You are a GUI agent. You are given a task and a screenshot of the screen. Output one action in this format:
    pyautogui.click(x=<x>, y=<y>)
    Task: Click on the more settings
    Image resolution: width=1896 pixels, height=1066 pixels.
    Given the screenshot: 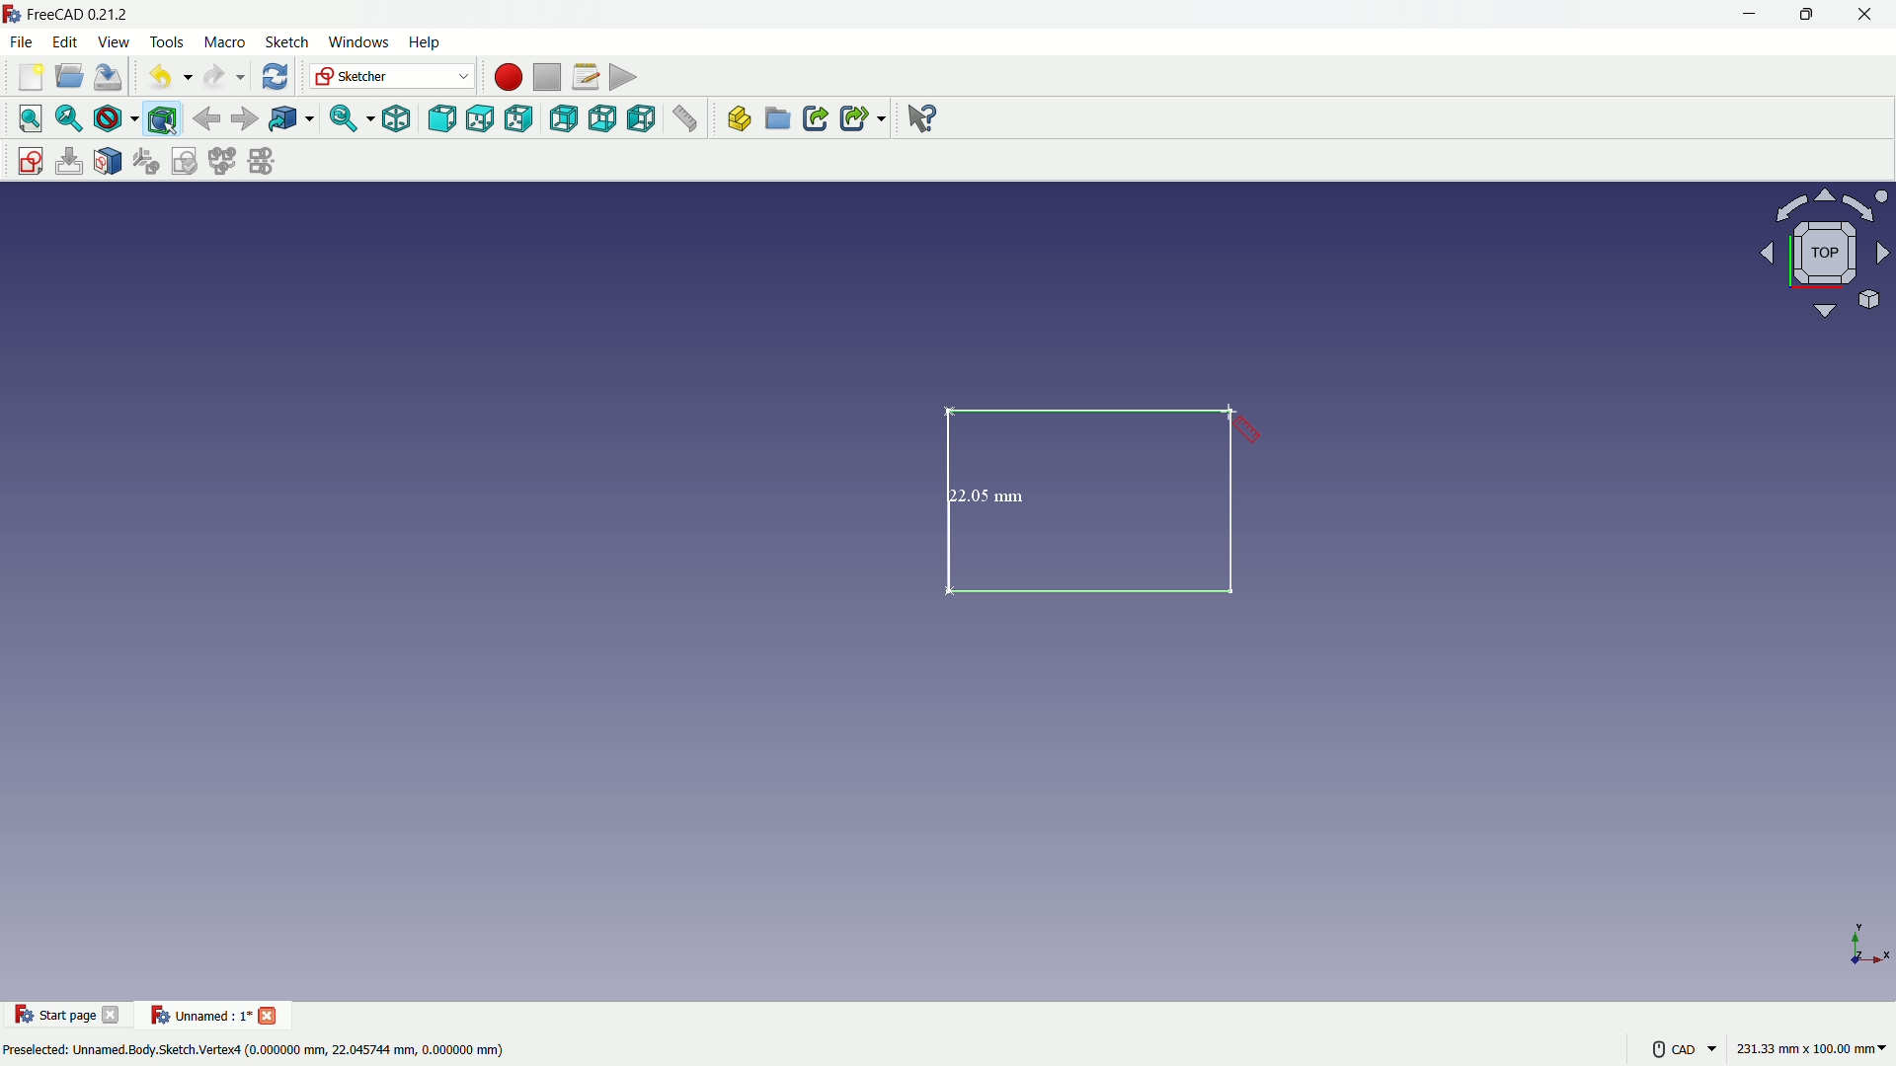 What is the action you would take?
    pyautogui.click(x=1679, y=1048)
    